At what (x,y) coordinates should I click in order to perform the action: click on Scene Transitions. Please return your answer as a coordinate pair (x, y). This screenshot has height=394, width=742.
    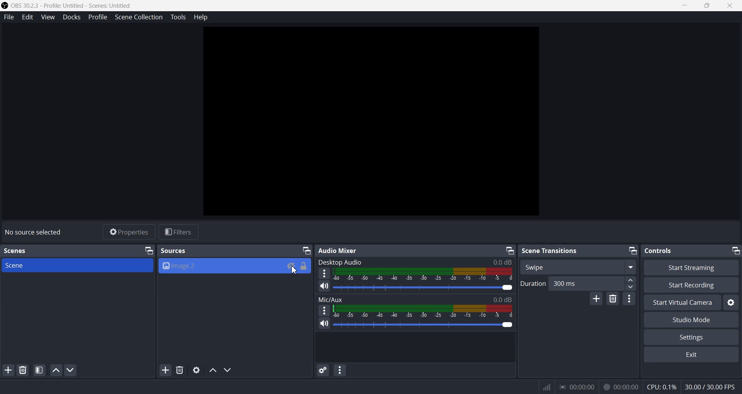
    Looking at the image, I should click on (550, 251).